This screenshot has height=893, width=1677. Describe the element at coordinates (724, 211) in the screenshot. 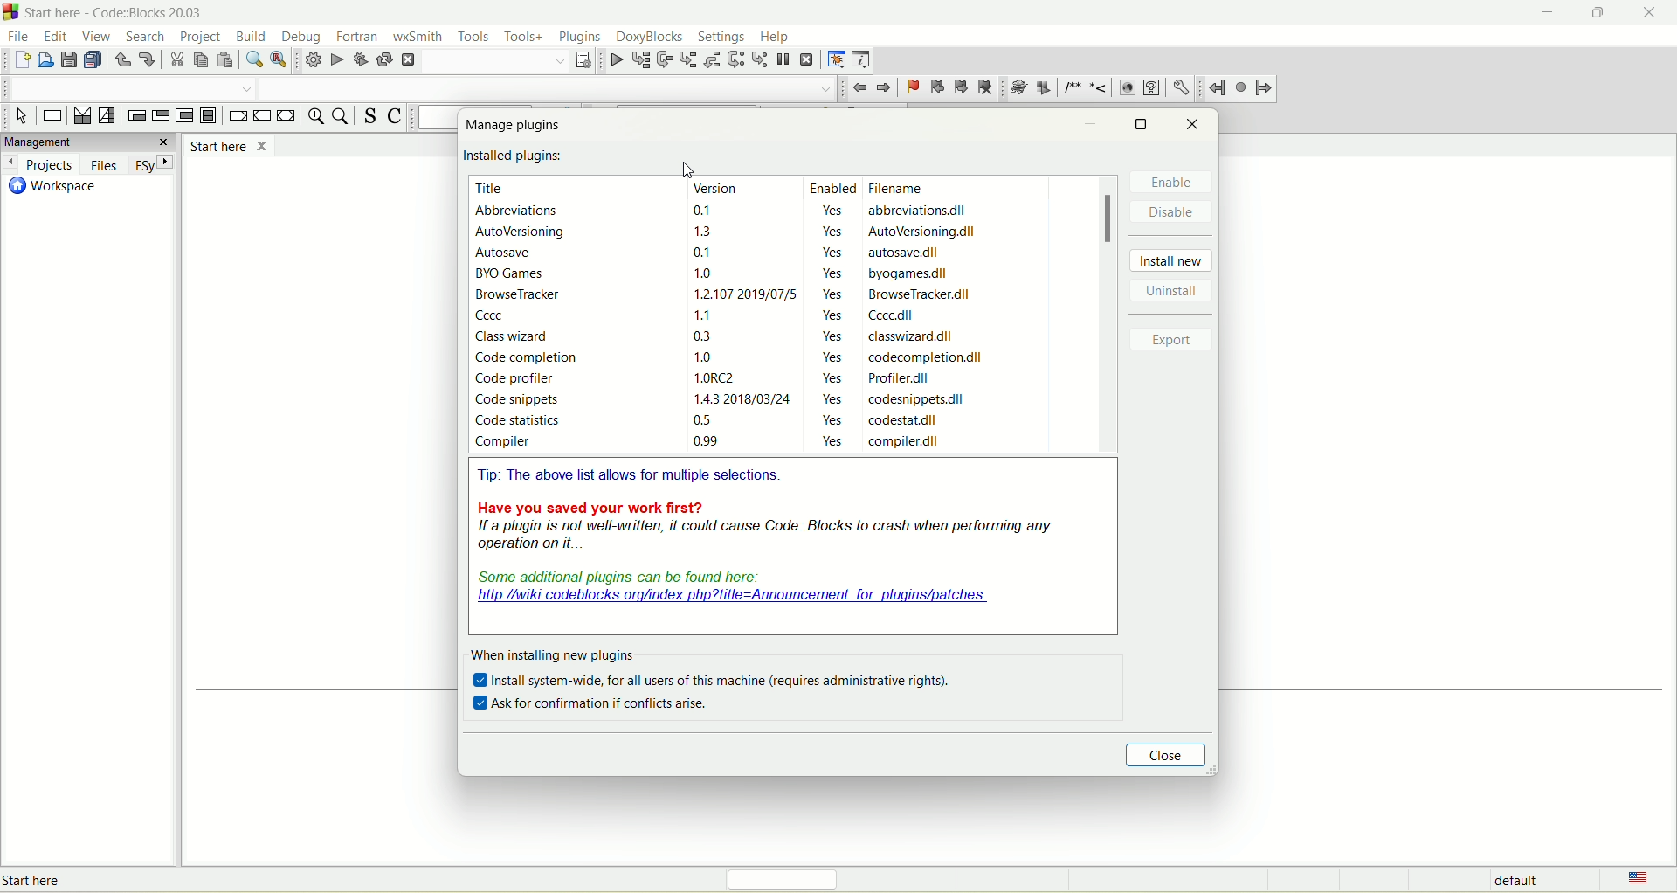

I see `| Abbreviations 0.1 Yes  abbreviations.dll` at that location.